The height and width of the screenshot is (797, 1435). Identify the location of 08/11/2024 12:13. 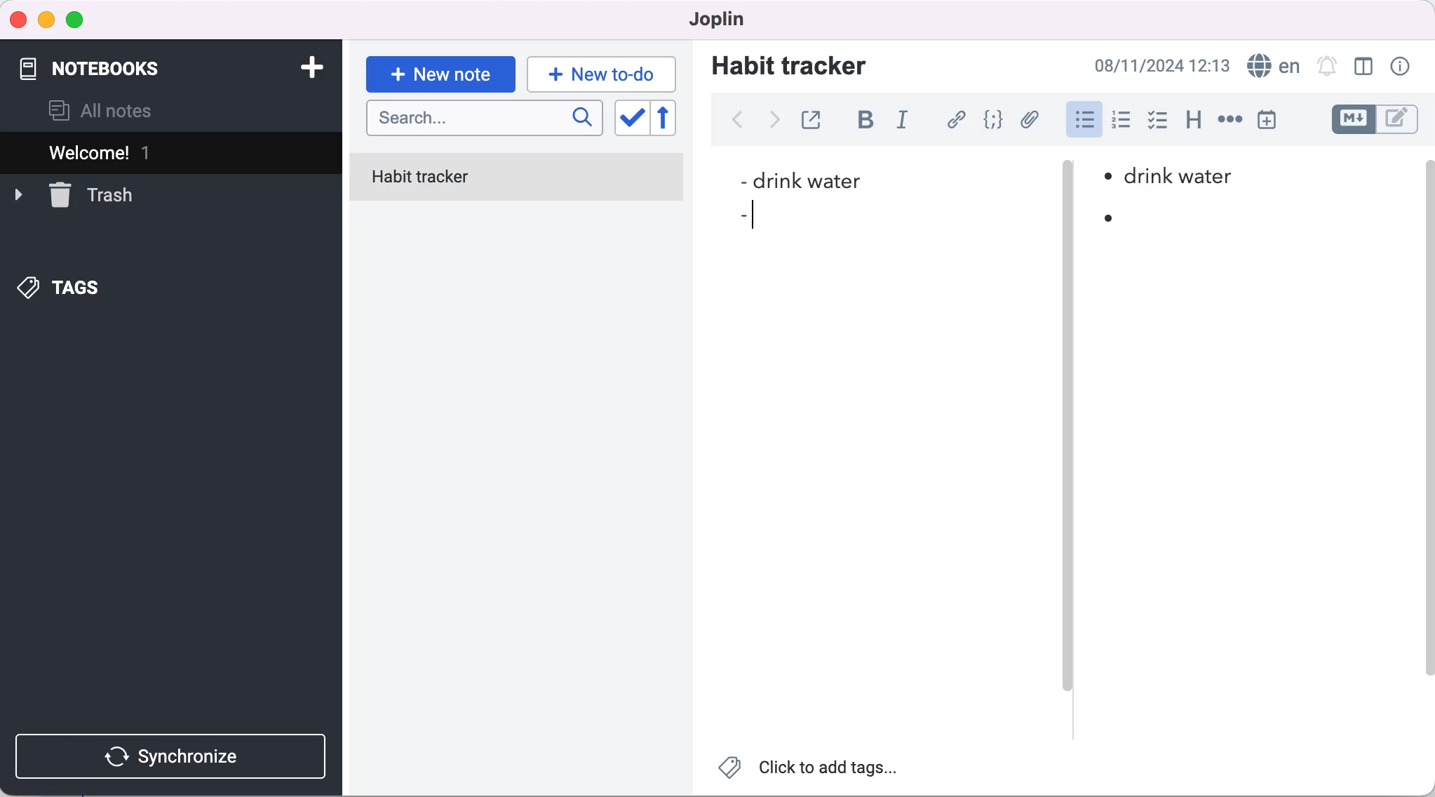
(1158, 65).